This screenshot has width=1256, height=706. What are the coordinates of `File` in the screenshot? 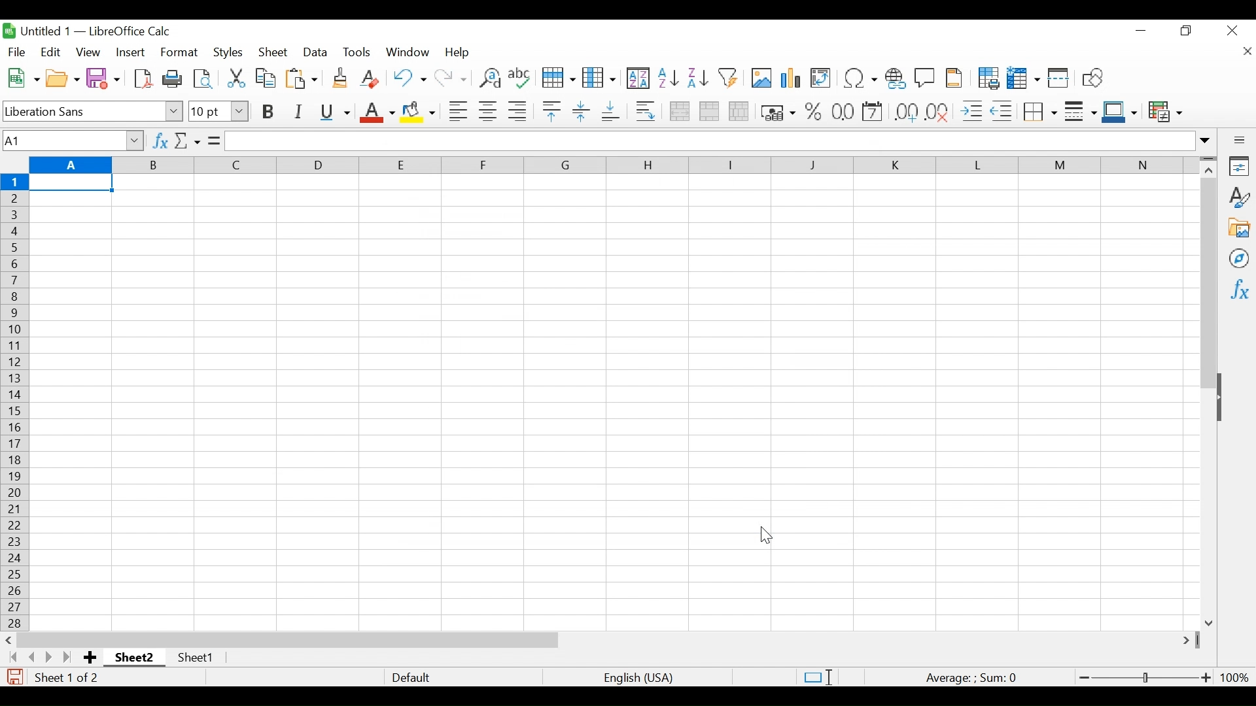 It's located at (18, 52).